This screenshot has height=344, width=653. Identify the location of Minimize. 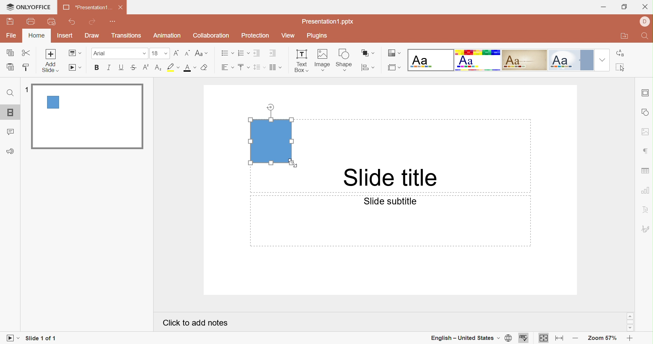
(605, 8).